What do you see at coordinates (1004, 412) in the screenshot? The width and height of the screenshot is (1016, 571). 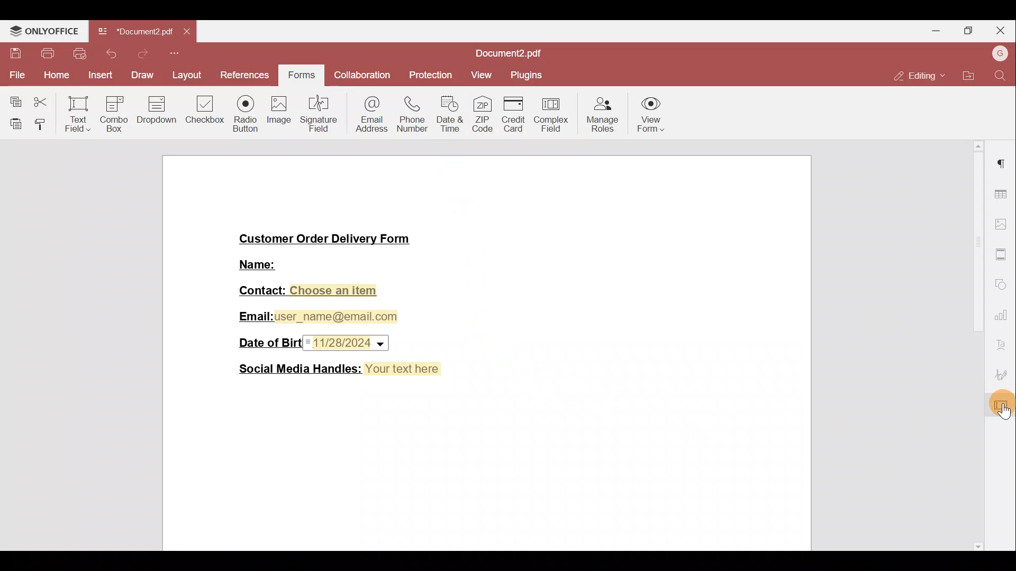 I see `cursor` at bounding box center [1004, 412].